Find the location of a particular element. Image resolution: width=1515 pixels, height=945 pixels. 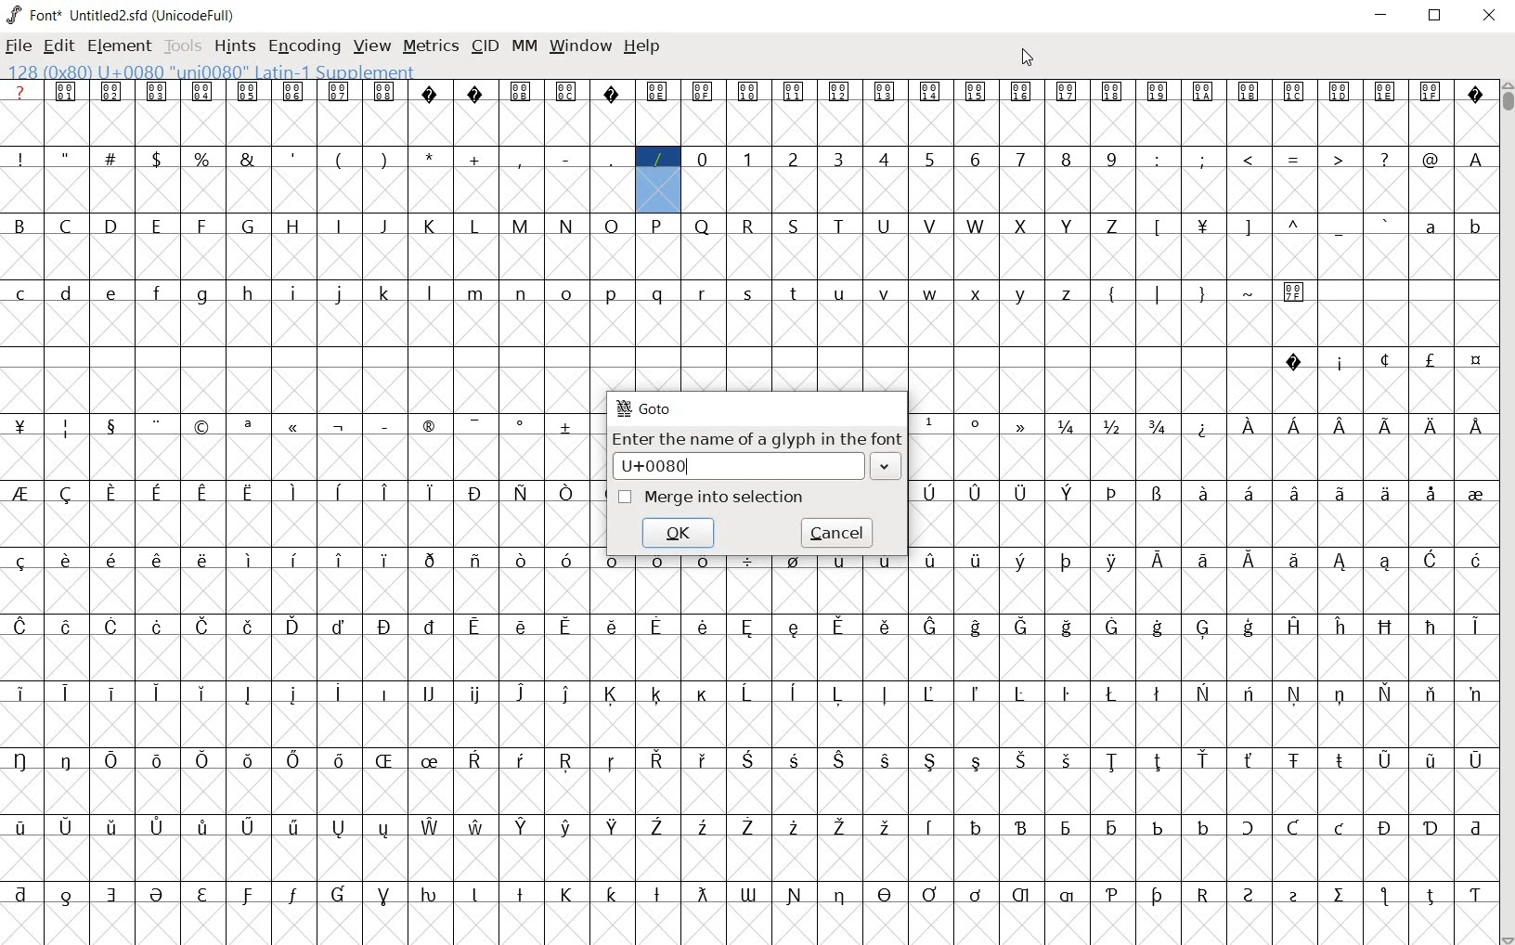

glyph is located at coordinates (475, 627).